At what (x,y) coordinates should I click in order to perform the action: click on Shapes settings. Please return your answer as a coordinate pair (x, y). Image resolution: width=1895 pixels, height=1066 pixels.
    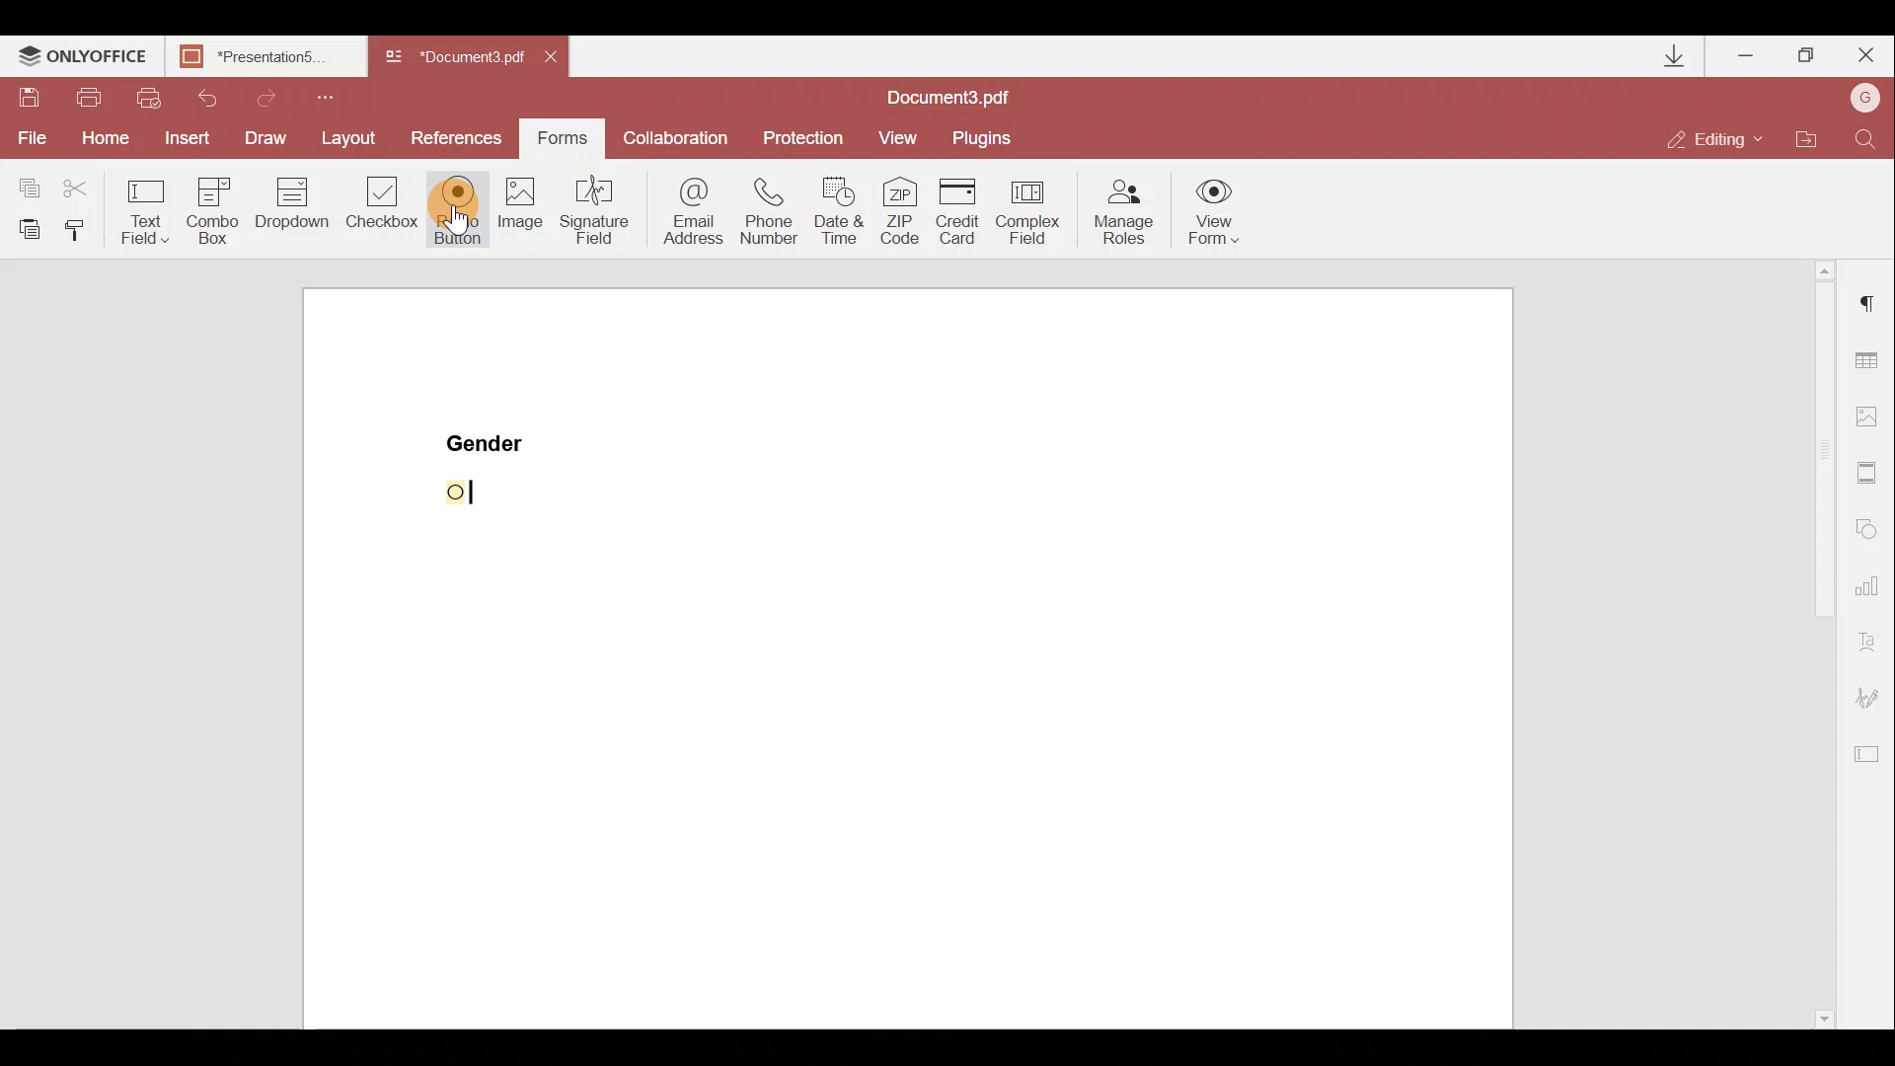
    Looking at the image, I should click on (1871, 531).